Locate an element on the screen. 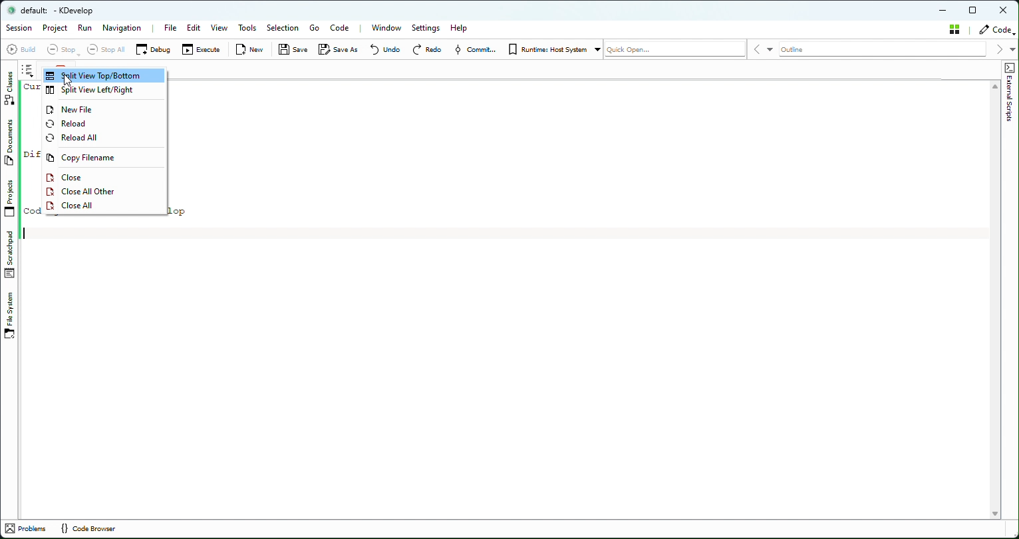 This screenshot has height=539, width=1019. Stash is located at coordinates (954, 29).